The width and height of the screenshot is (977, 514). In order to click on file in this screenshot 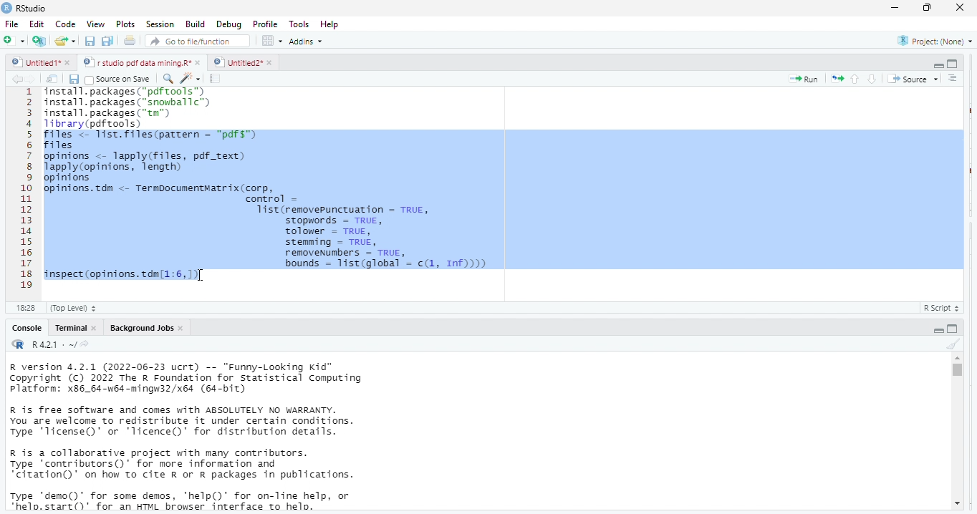, I will do `click(13, 24)`.